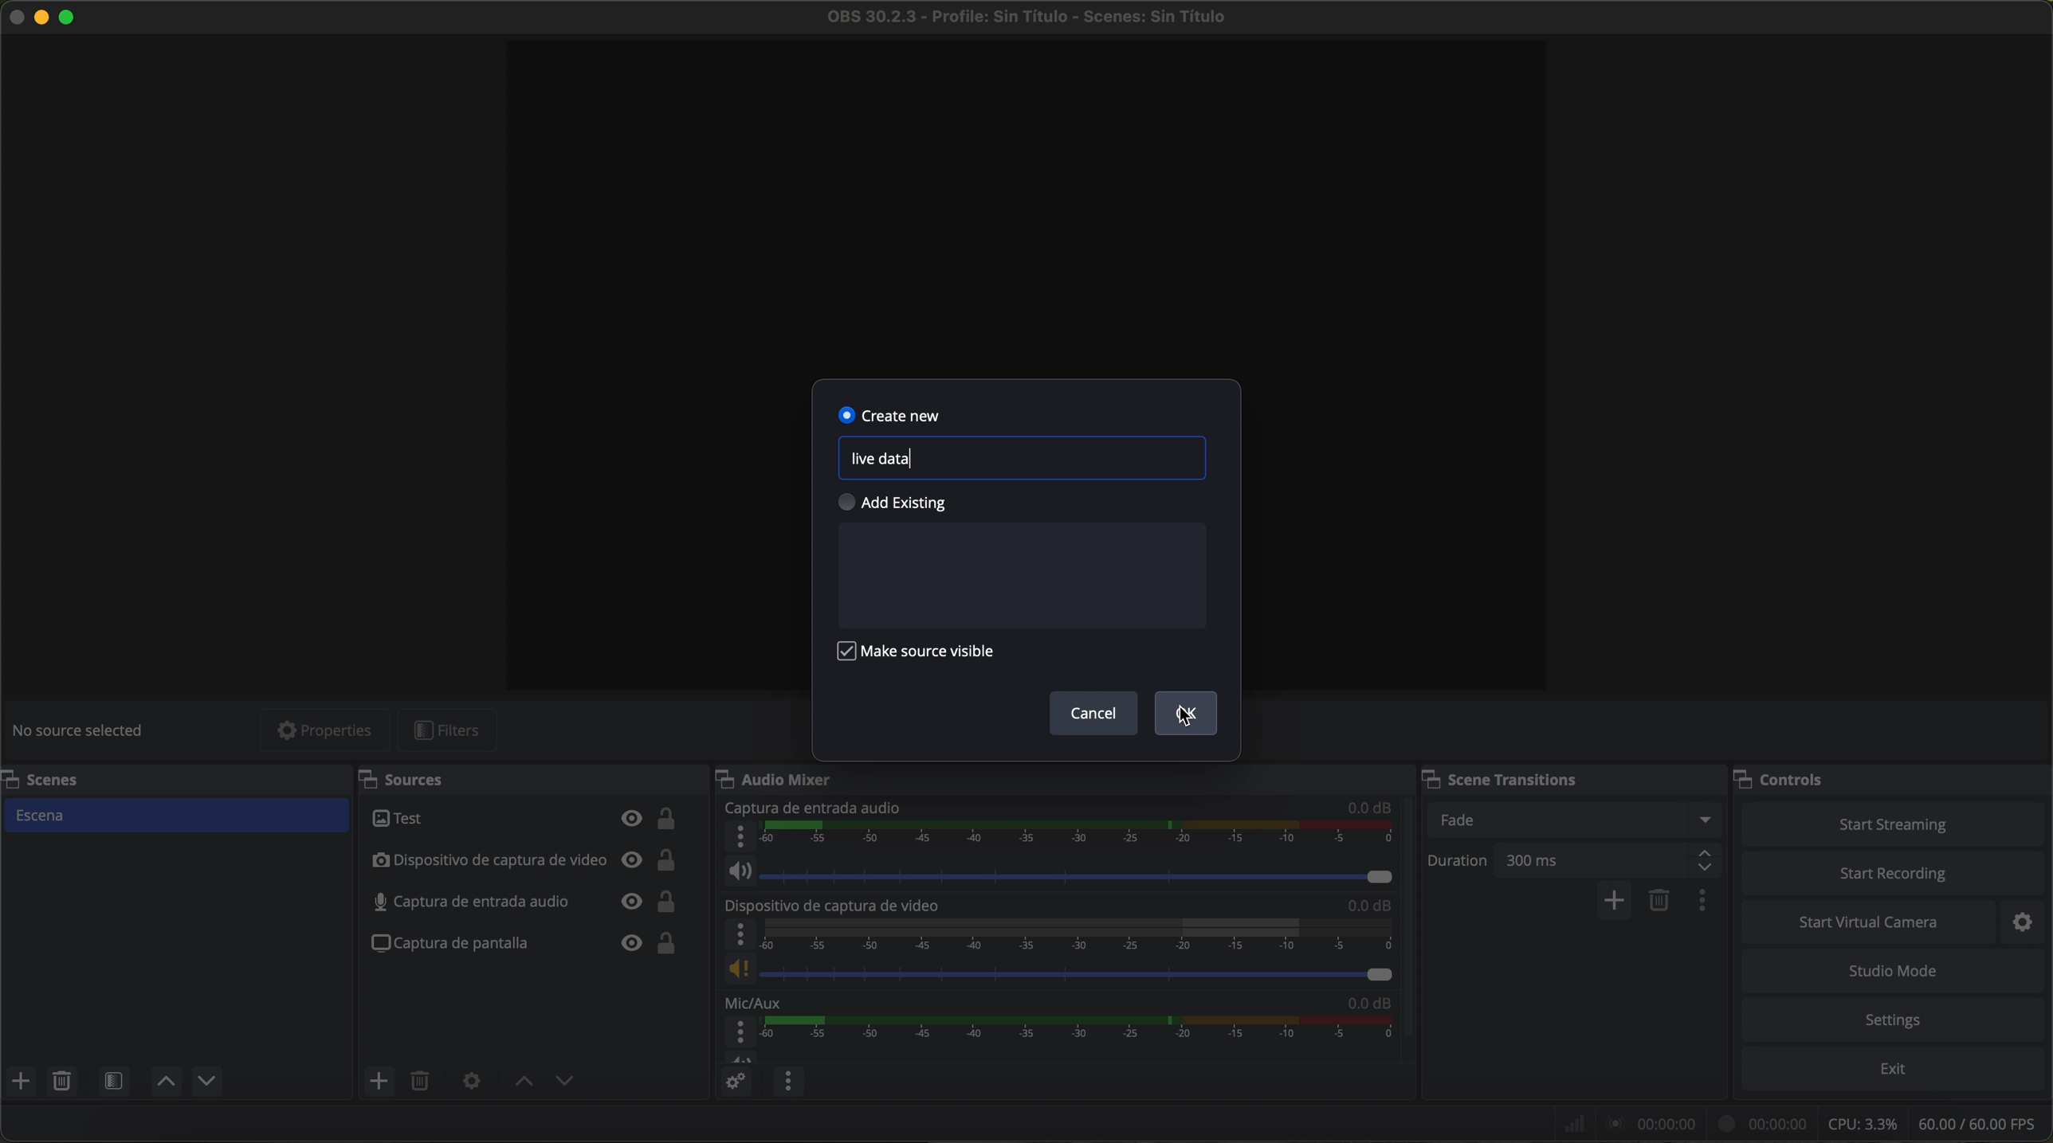 The image size is (2053, 1143). What do you see at coordinates (783, 781) in the screenshot?
I see `audio mixer` at bounding box center [783, 781].